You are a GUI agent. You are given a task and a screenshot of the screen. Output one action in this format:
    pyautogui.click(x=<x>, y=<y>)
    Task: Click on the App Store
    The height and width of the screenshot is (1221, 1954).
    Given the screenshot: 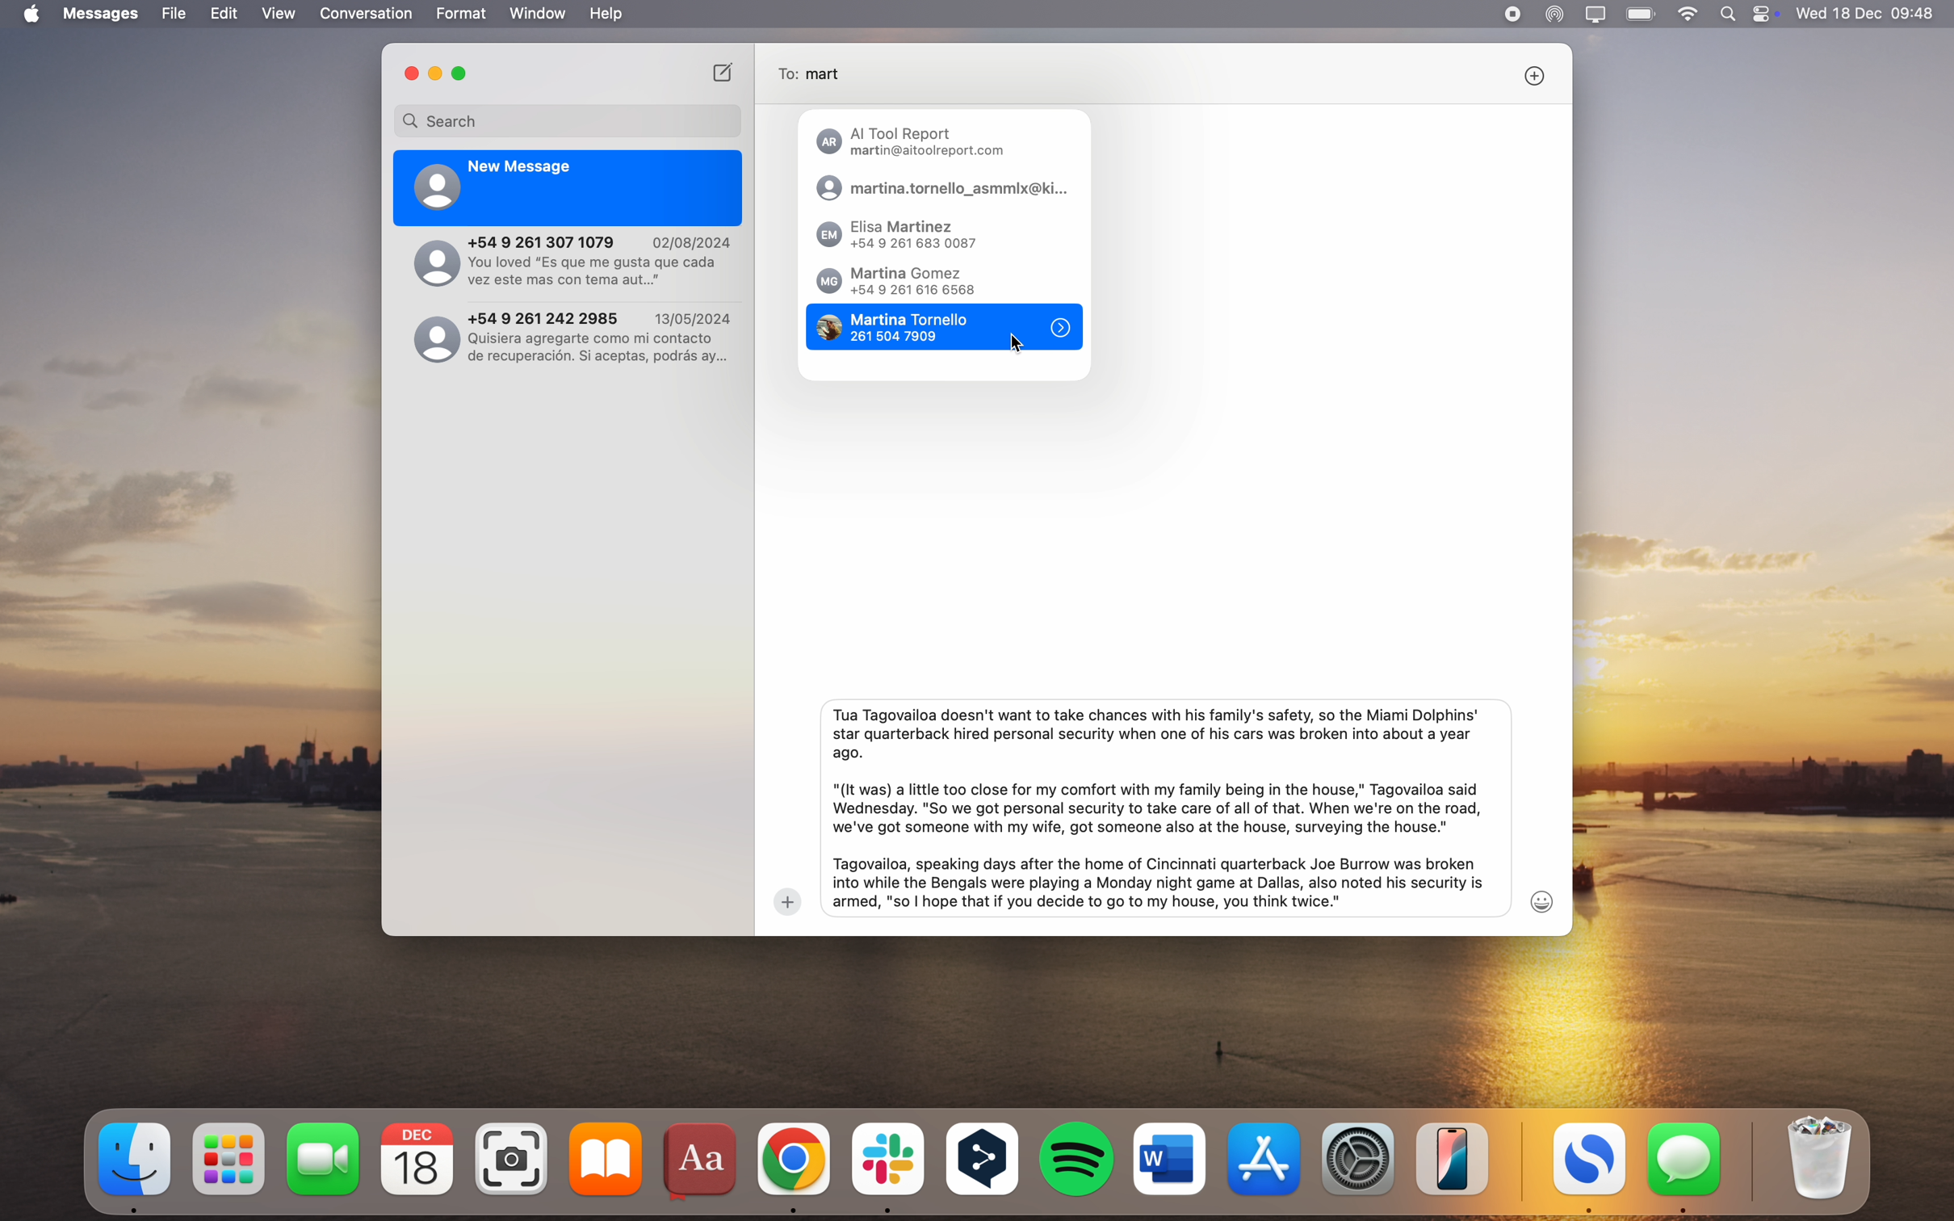 What is the action you would take?
    pyautogui.click(x=1268, y=1158)
    